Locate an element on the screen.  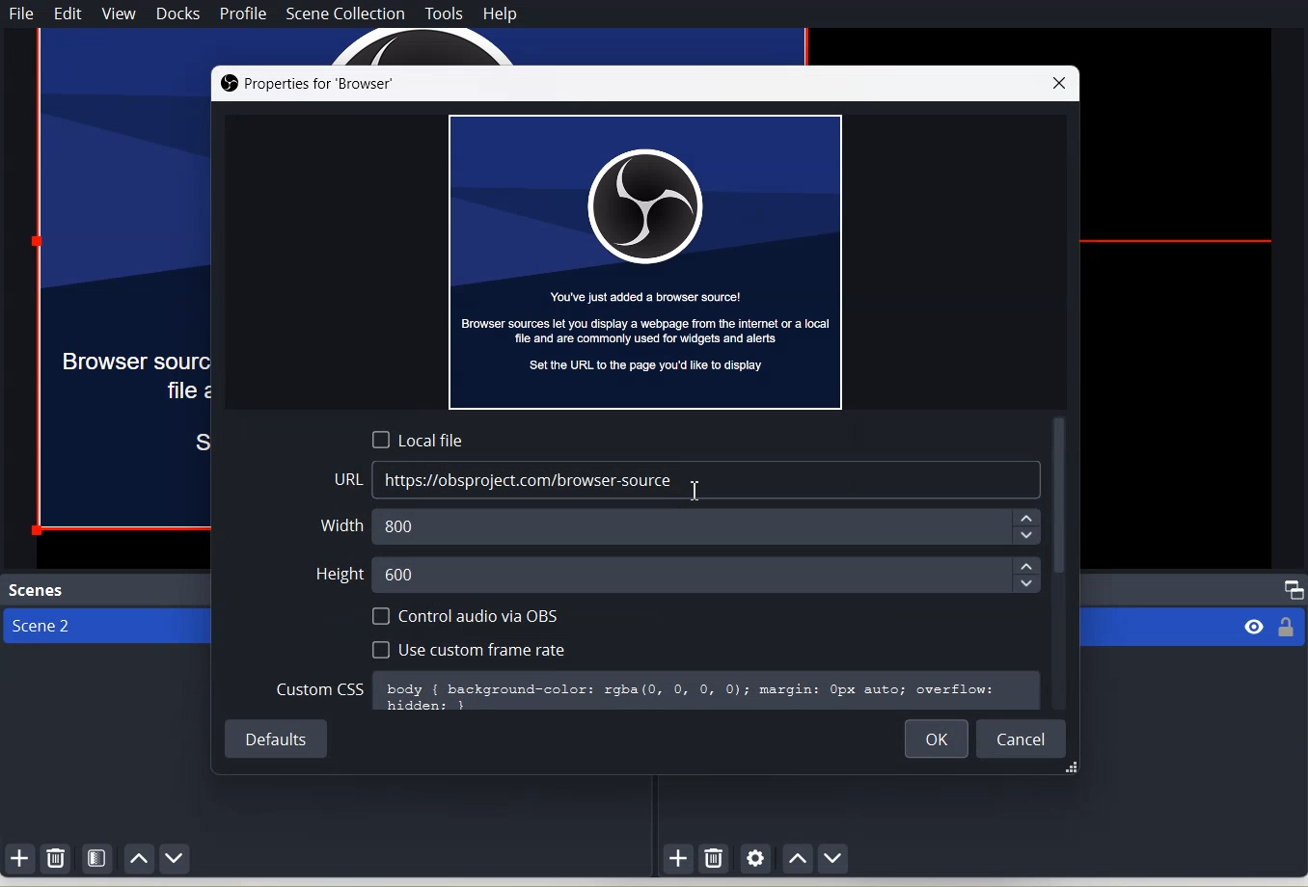
scenes is located at coordinates (39, 590).